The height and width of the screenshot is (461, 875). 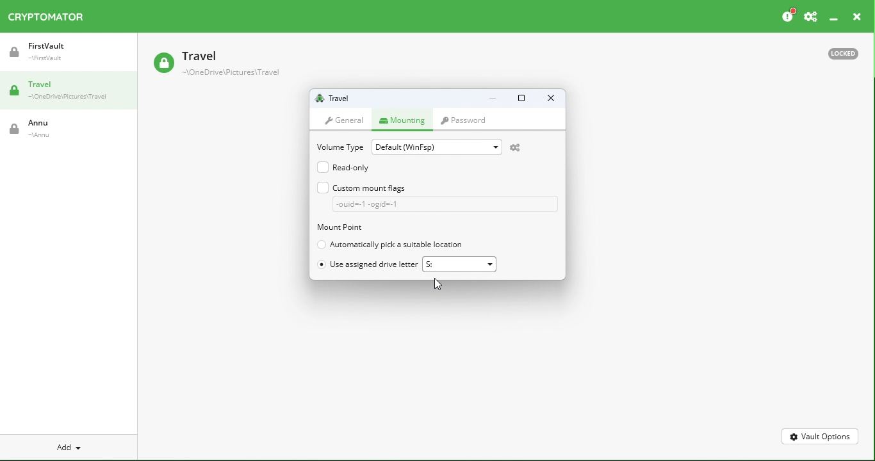 I want to click on Maximize, so click(x=520, y=100).